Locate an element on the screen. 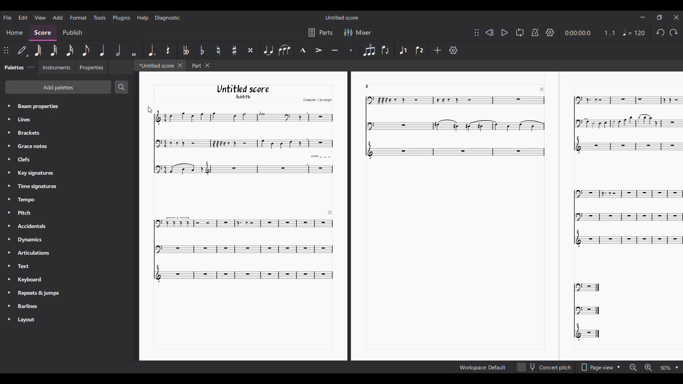 The width and height of the screenshot is (683, 384). Help is located at coordinates (142, 18).